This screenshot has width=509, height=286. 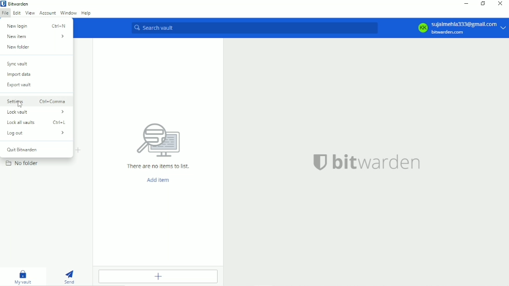 I want to click on Lock all vaults, so click(x=38, y=122).